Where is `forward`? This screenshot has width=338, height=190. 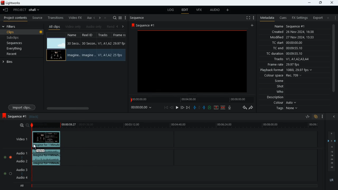
forward is located at coordinates (252, 108).